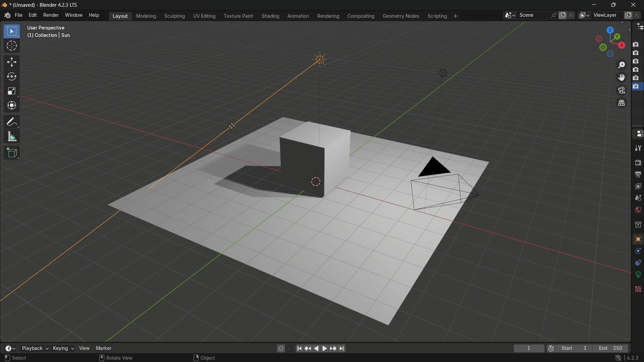  Describe the element at coordinates (309, 349) in the screenshot. I see `jump to keyframe` at that location.